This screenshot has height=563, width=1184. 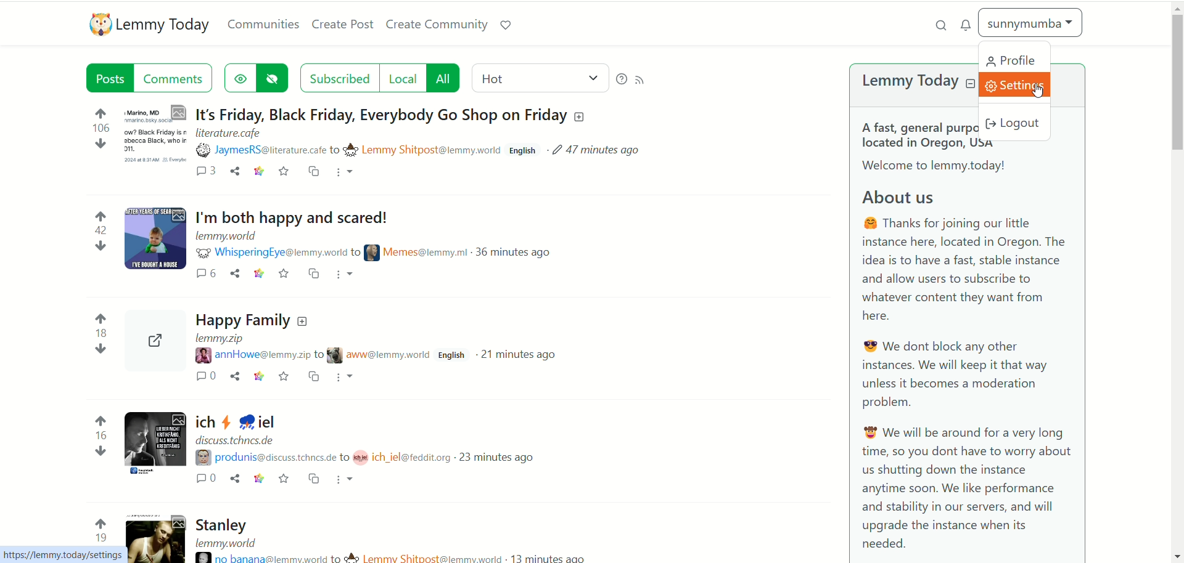 I want to click on local, so click(x=402, y=78).